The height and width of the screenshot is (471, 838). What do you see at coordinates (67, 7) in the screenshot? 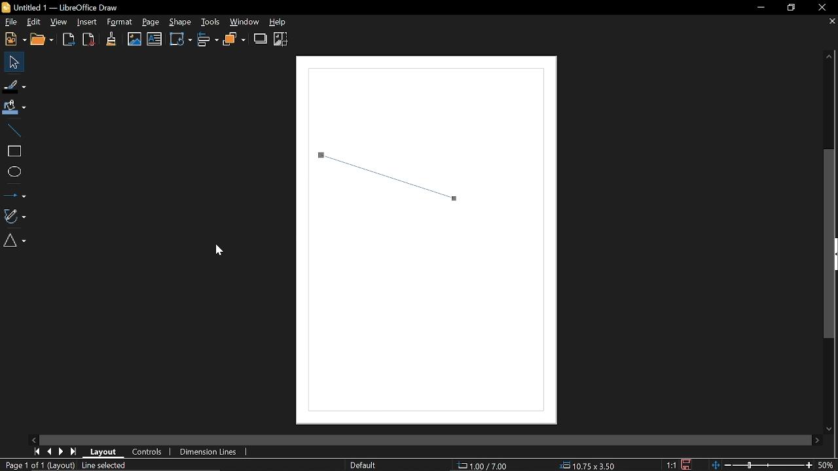
I see `Current window` at bounding box center [67, 7].